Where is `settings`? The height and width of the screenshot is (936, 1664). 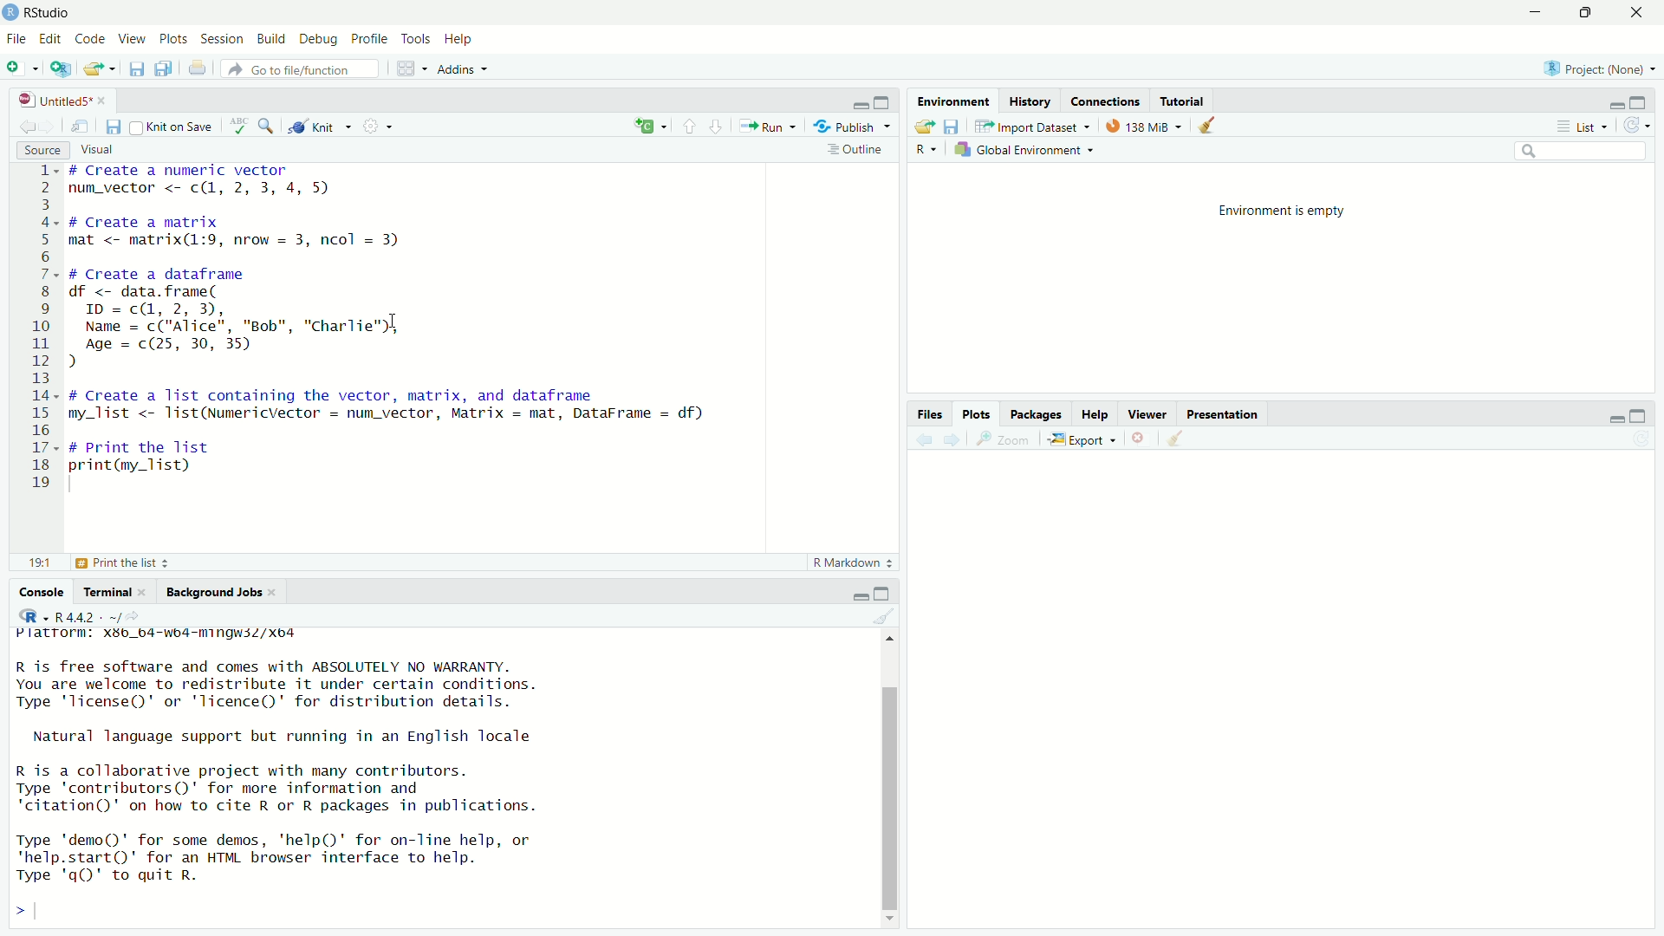
settings is located at coordinates (380, 128).